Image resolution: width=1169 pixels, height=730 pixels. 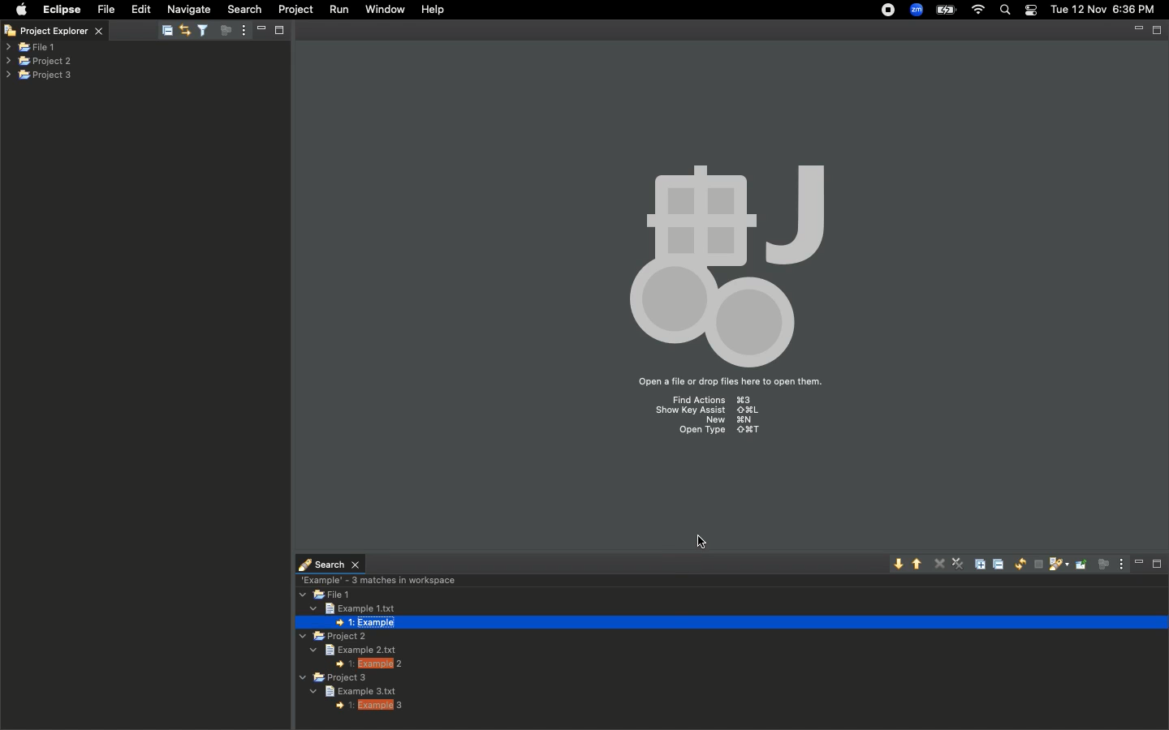 What do you see at coordinates (363, 689) in the screenshot?
I see `Example text` at bounding box center [363, 689].